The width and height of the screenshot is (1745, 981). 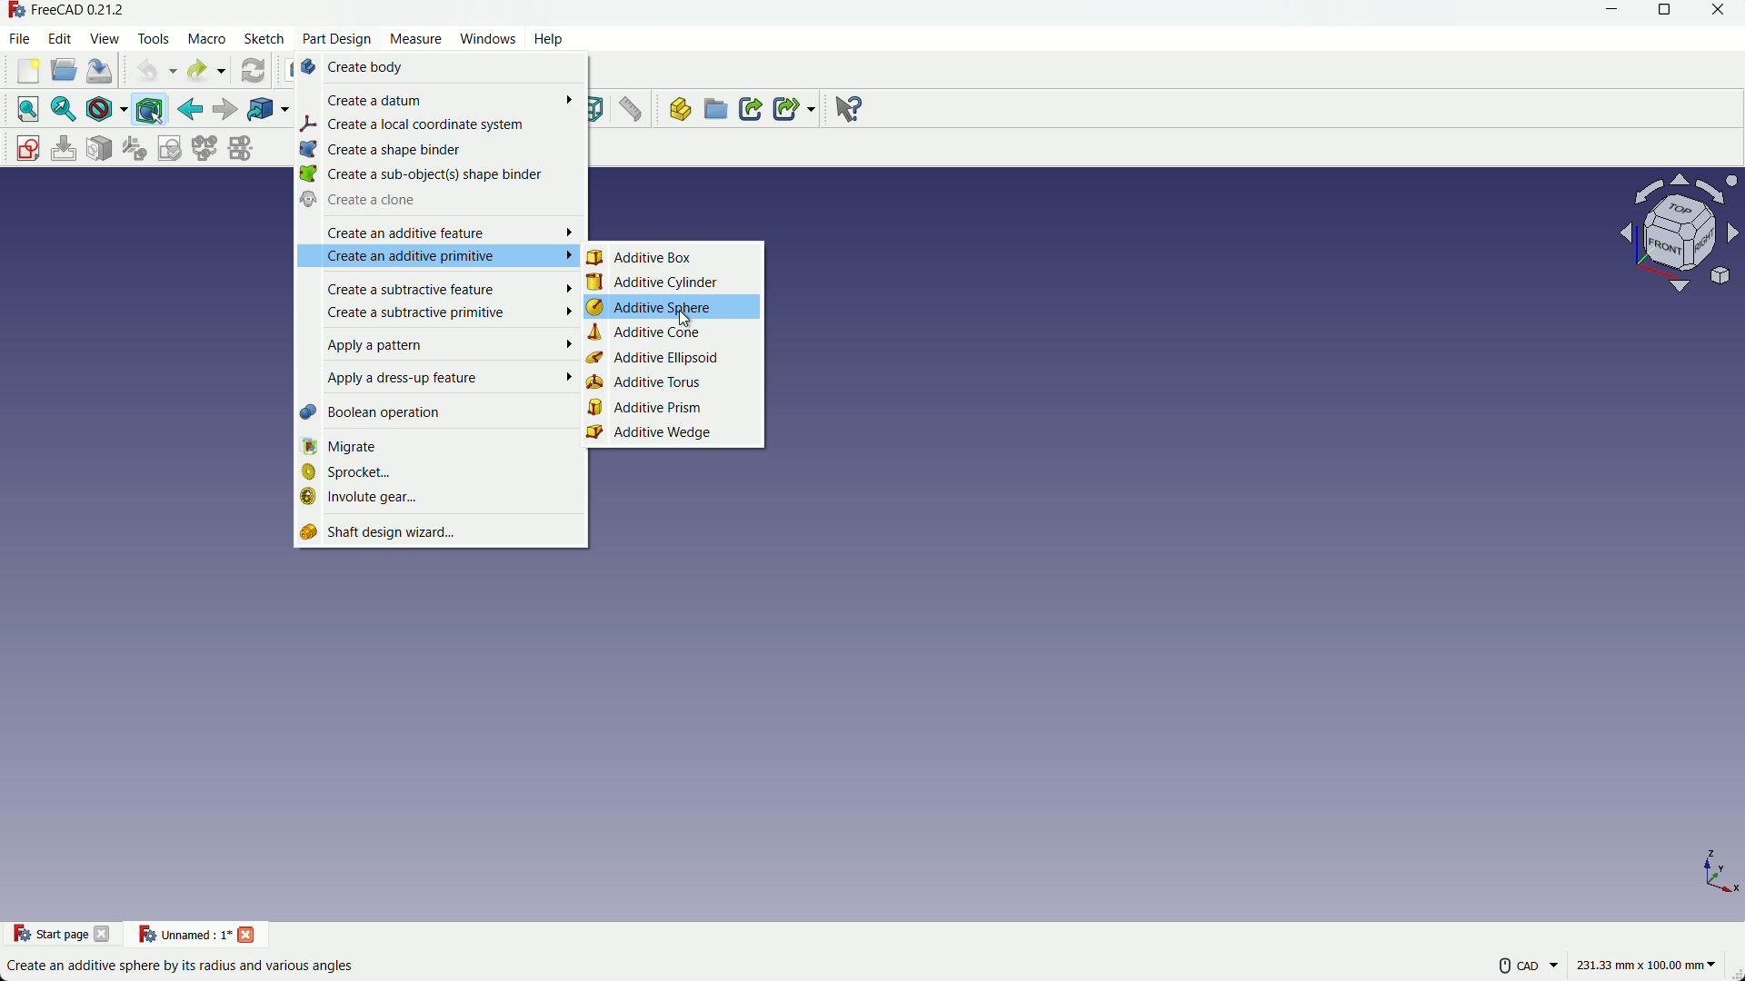 What do you see at coordinates (100, 149) in the screenshot?
I see `mark sketch to face` at bounding box center [100, 149].